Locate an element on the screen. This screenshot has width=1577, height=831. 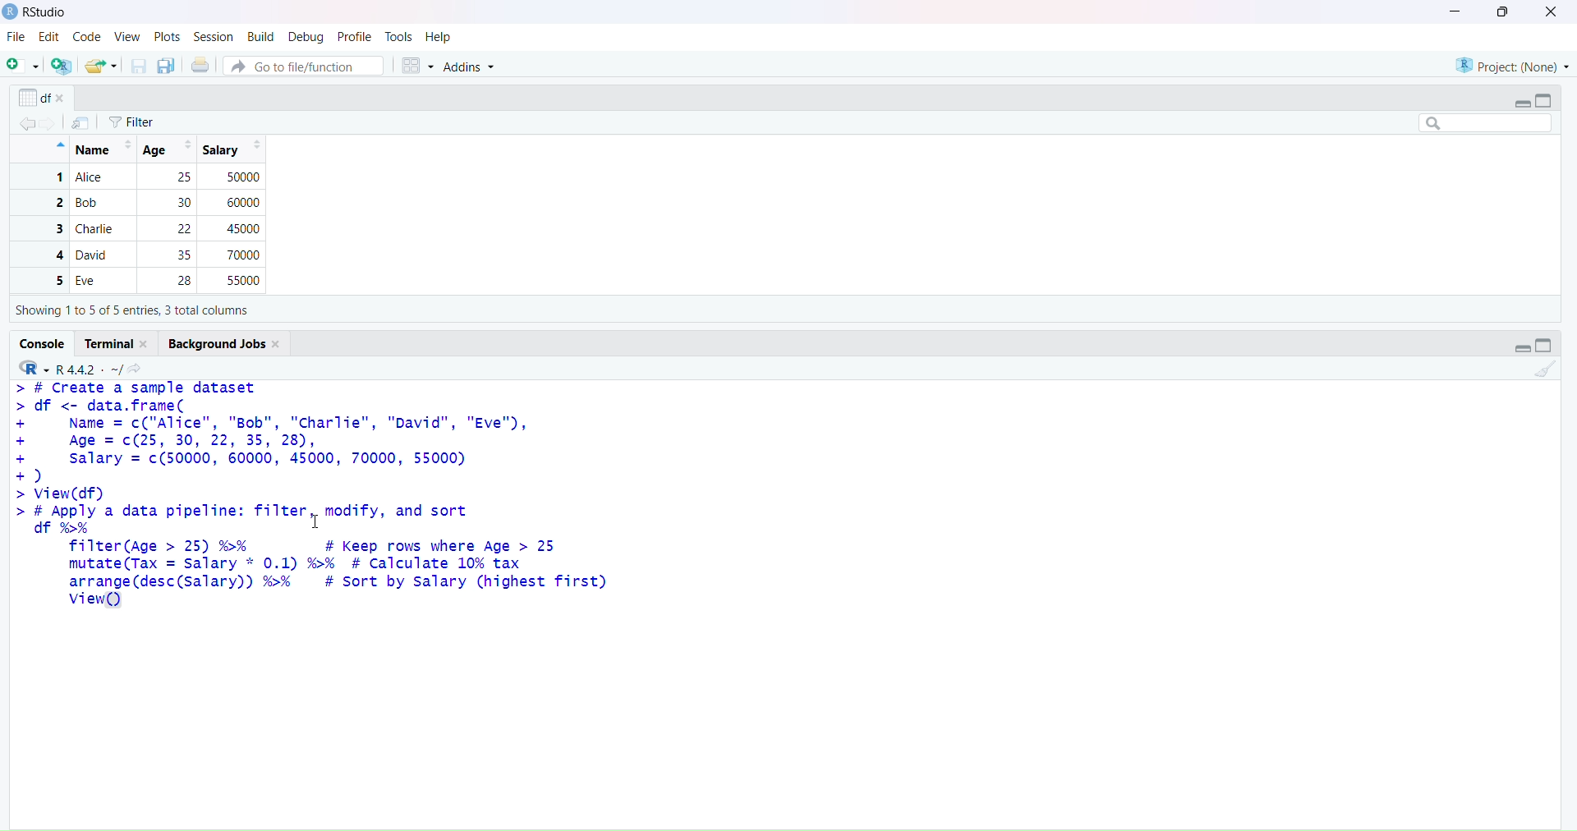
> # create a sample dataset > df <- data.frame(+ Name = c("Alice", "Bob", "Charlie", "David", "Eve"),+ Age = c(25, 30, 22, 35, 28),+ salary = c(50000, 60000, 45000, 70000, 55000)+)>view(df) is located at coordinates (284, 441).